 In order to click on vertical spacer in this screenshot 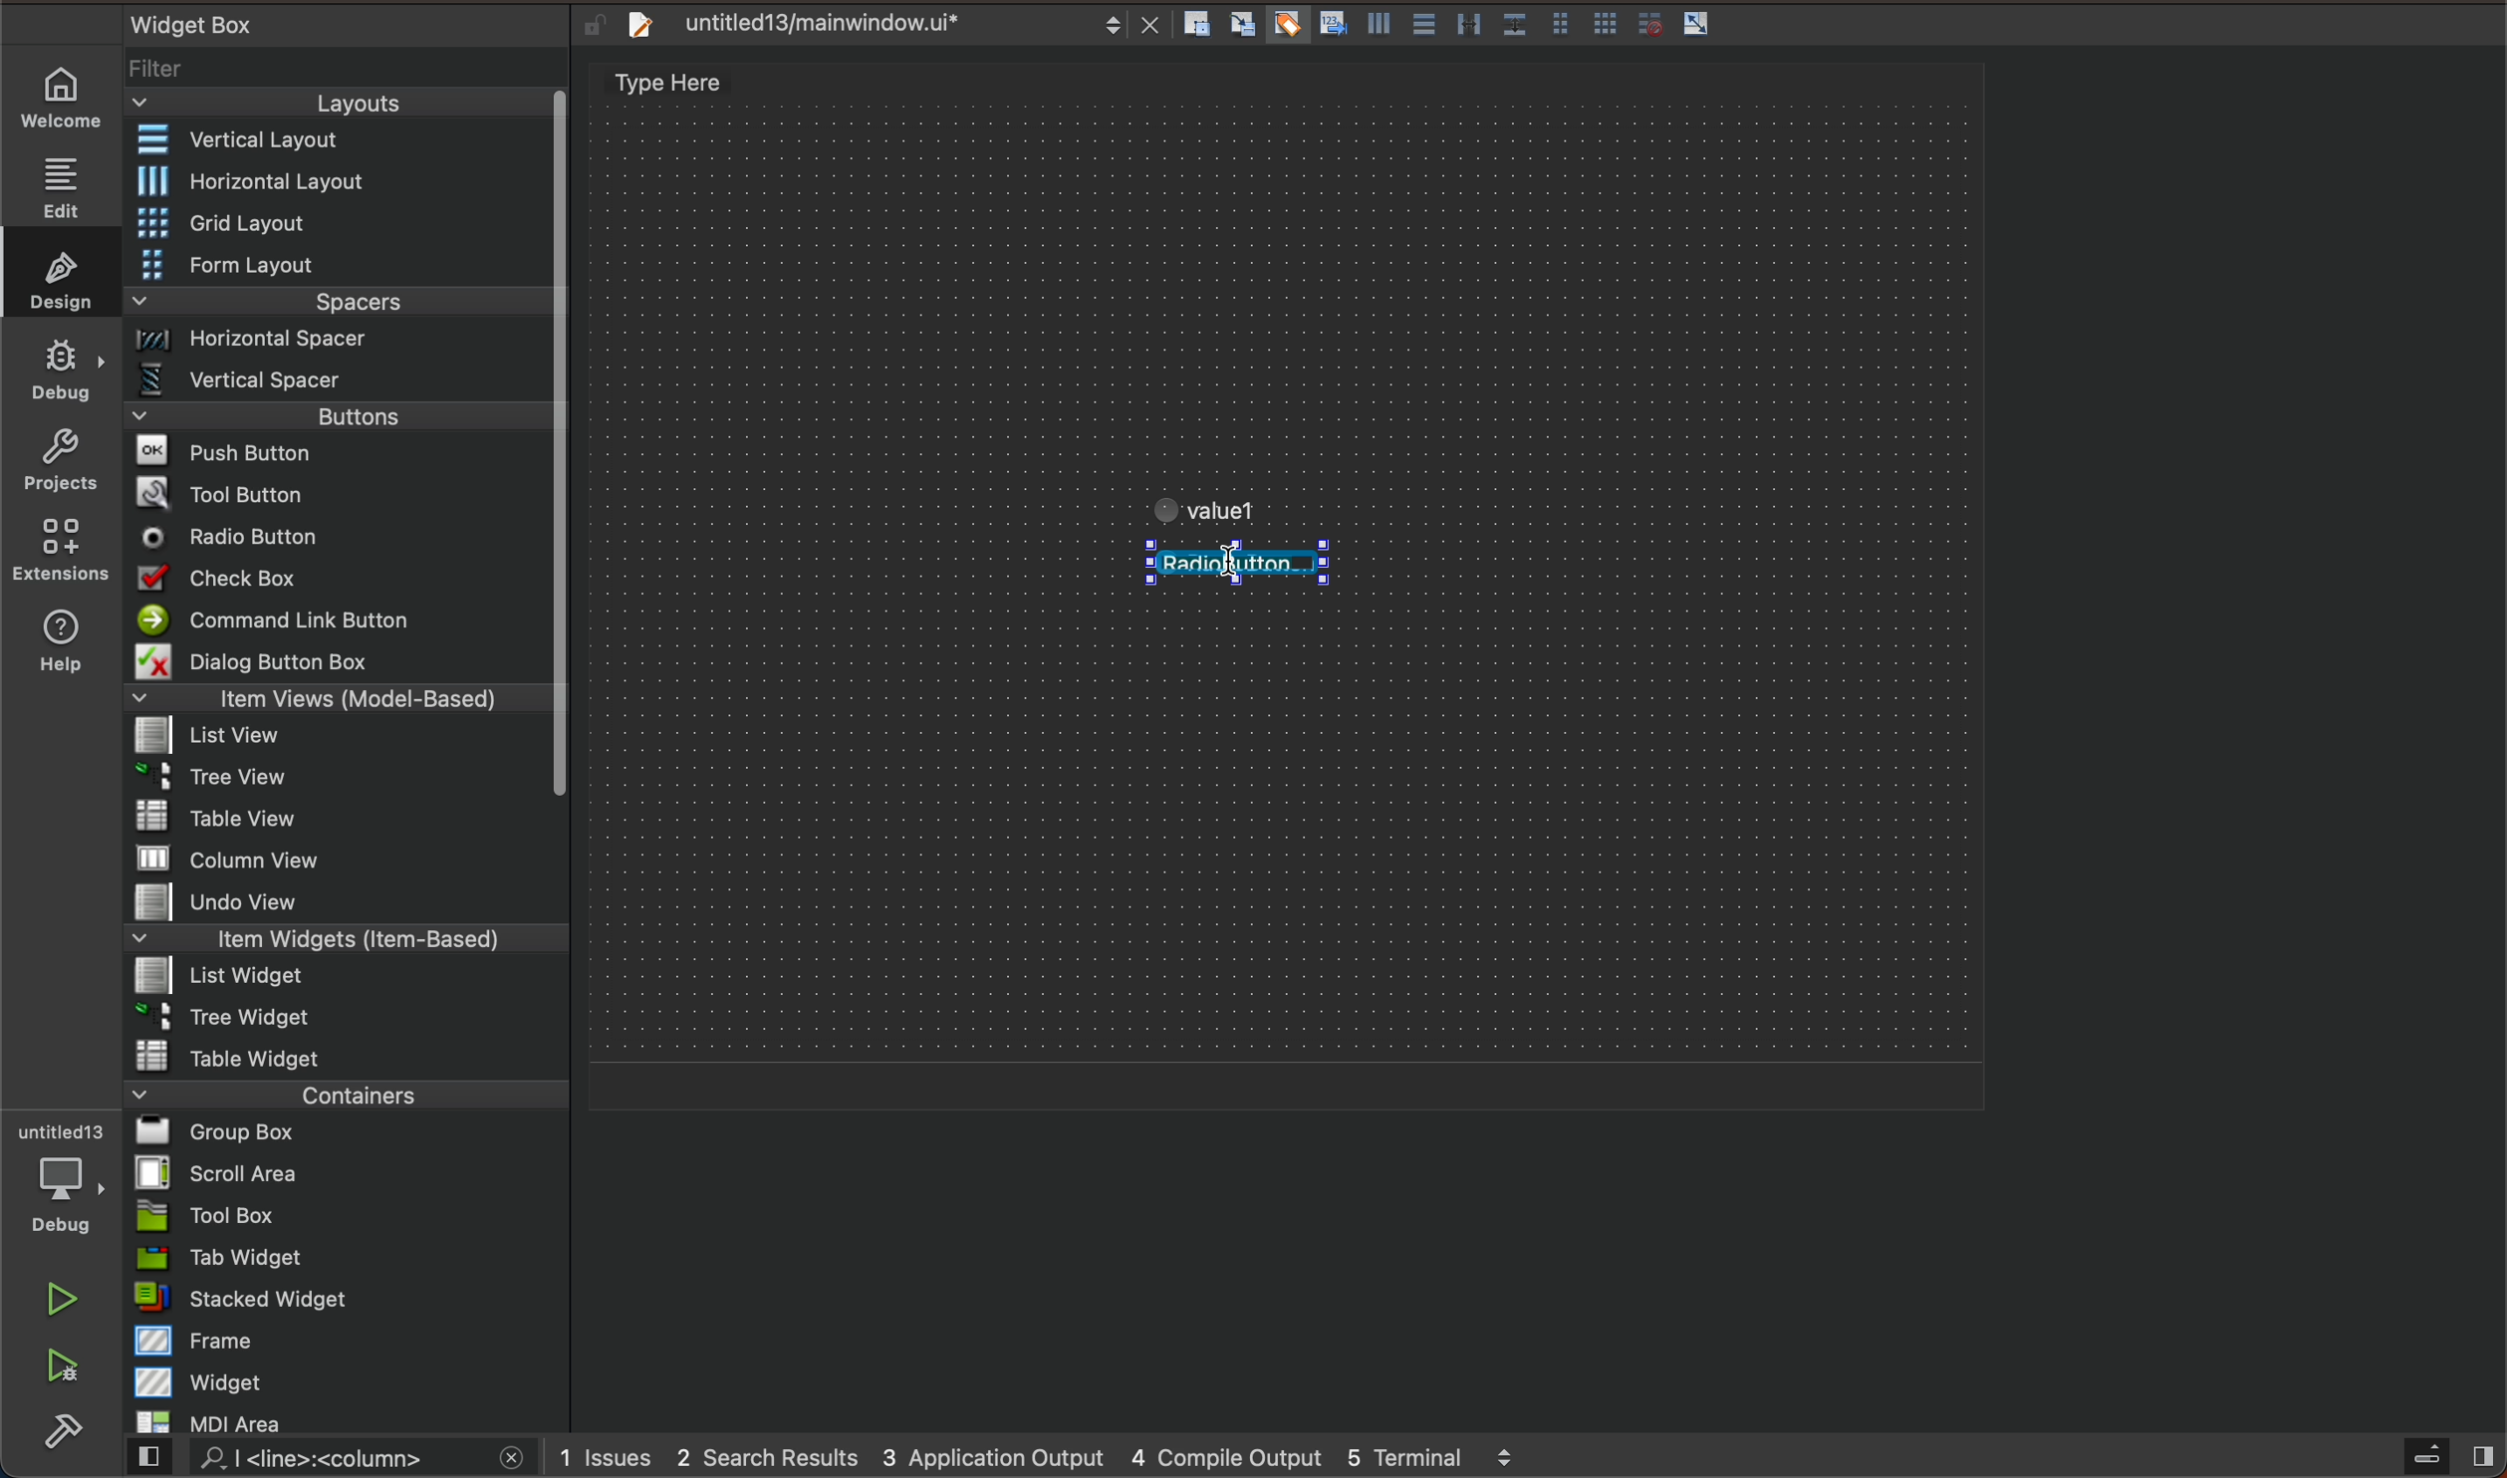, I will do `click(338, 384)`.